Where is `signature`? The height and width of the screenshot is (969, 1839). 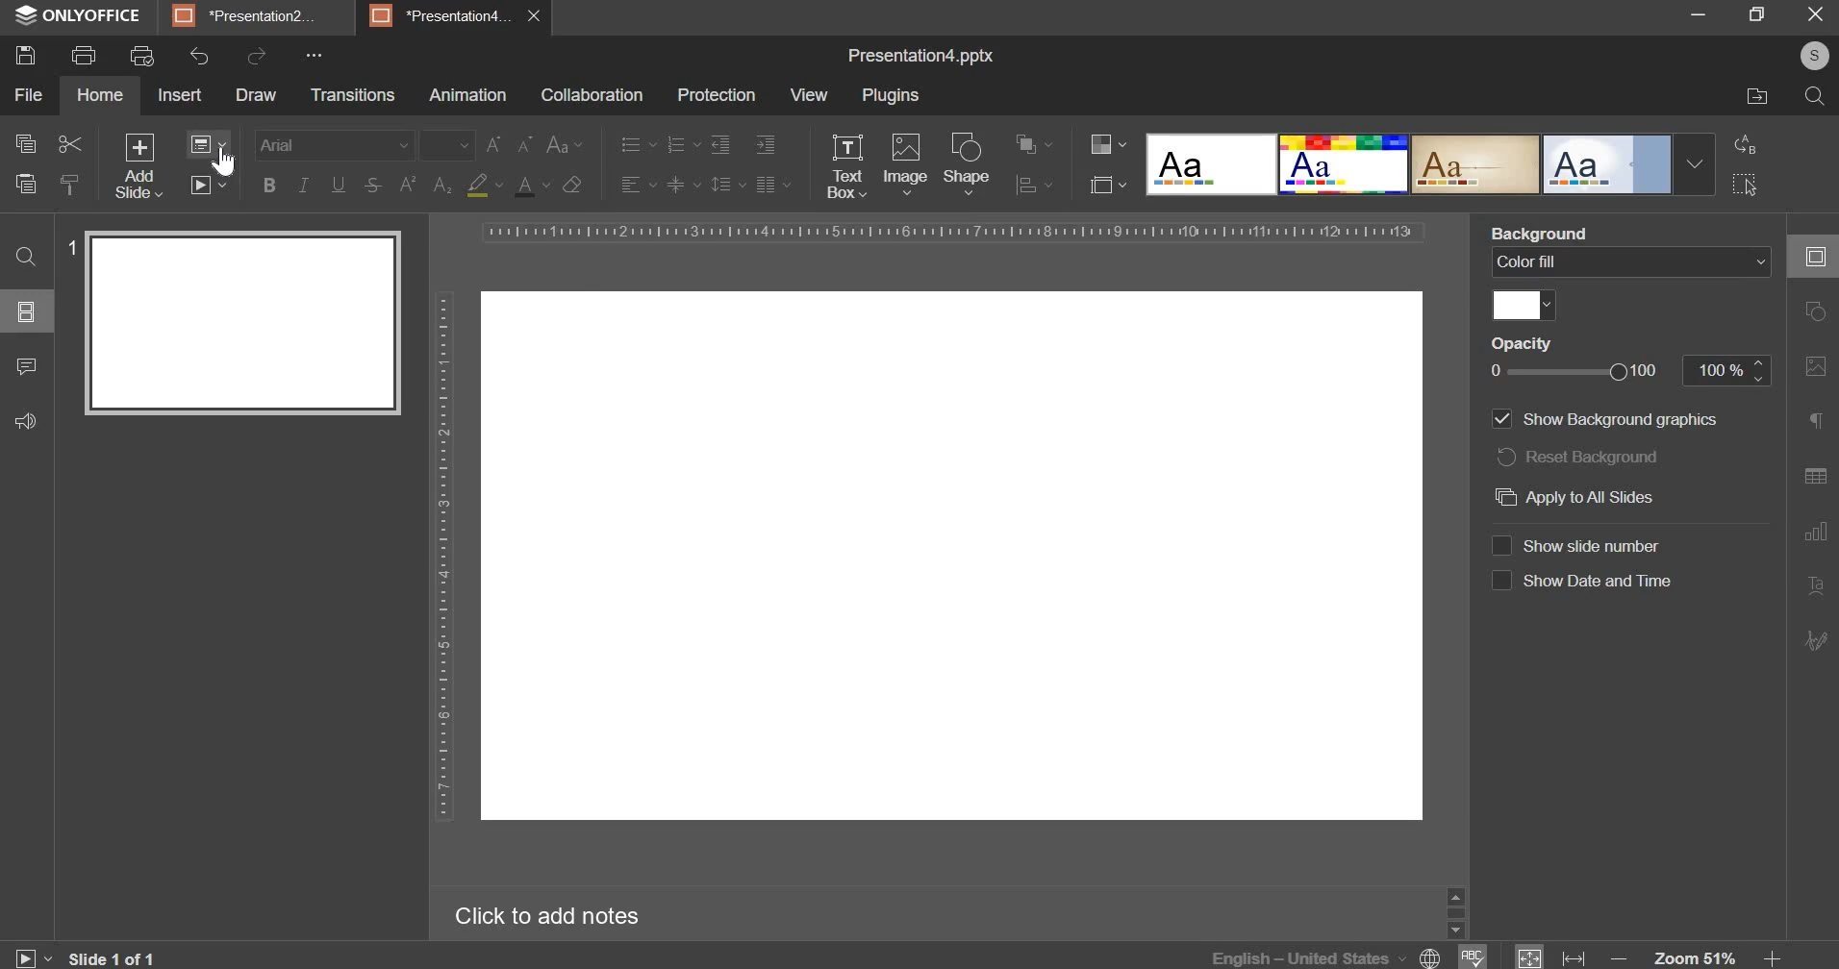 signature is located at coordinates (1818, 639).